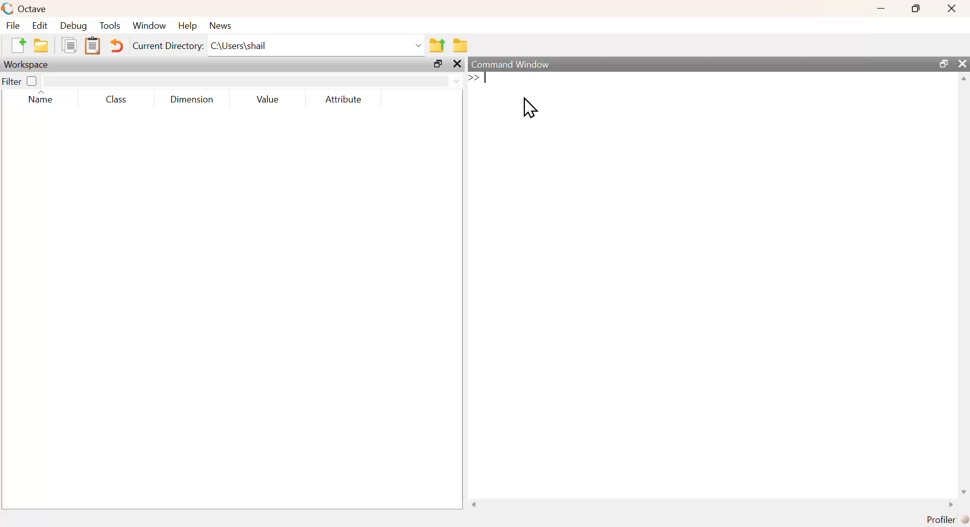  Describe the element at coordinates (438, 44) in the screenshot. I see `one directory up` at that location.